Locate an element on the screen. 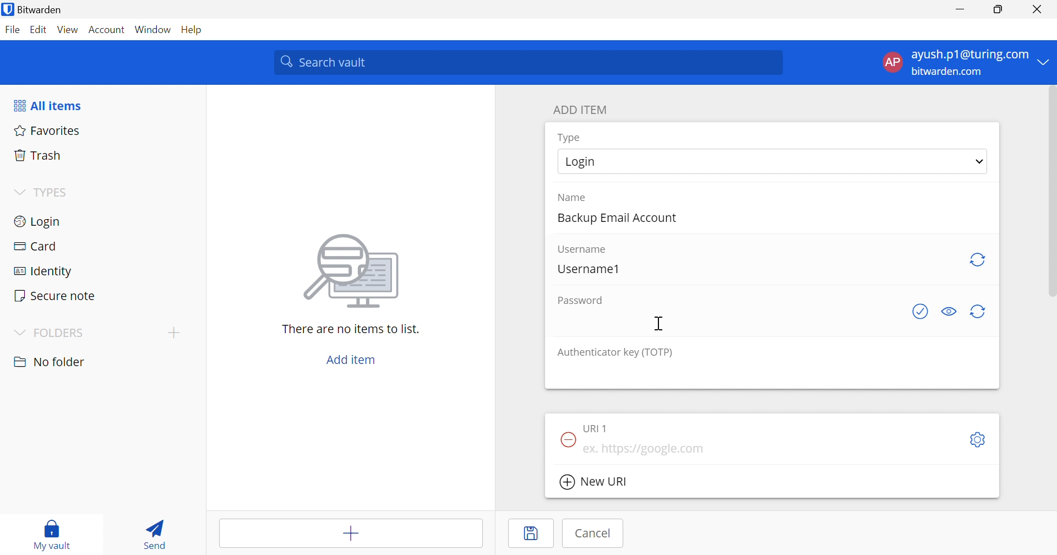 The image size is (1057, 555). Search vault is located at coordinates (531, 63).